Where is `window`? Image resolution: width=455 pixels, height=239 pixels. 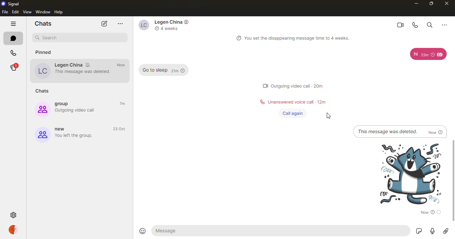 window is located at coordinates (43, 12).